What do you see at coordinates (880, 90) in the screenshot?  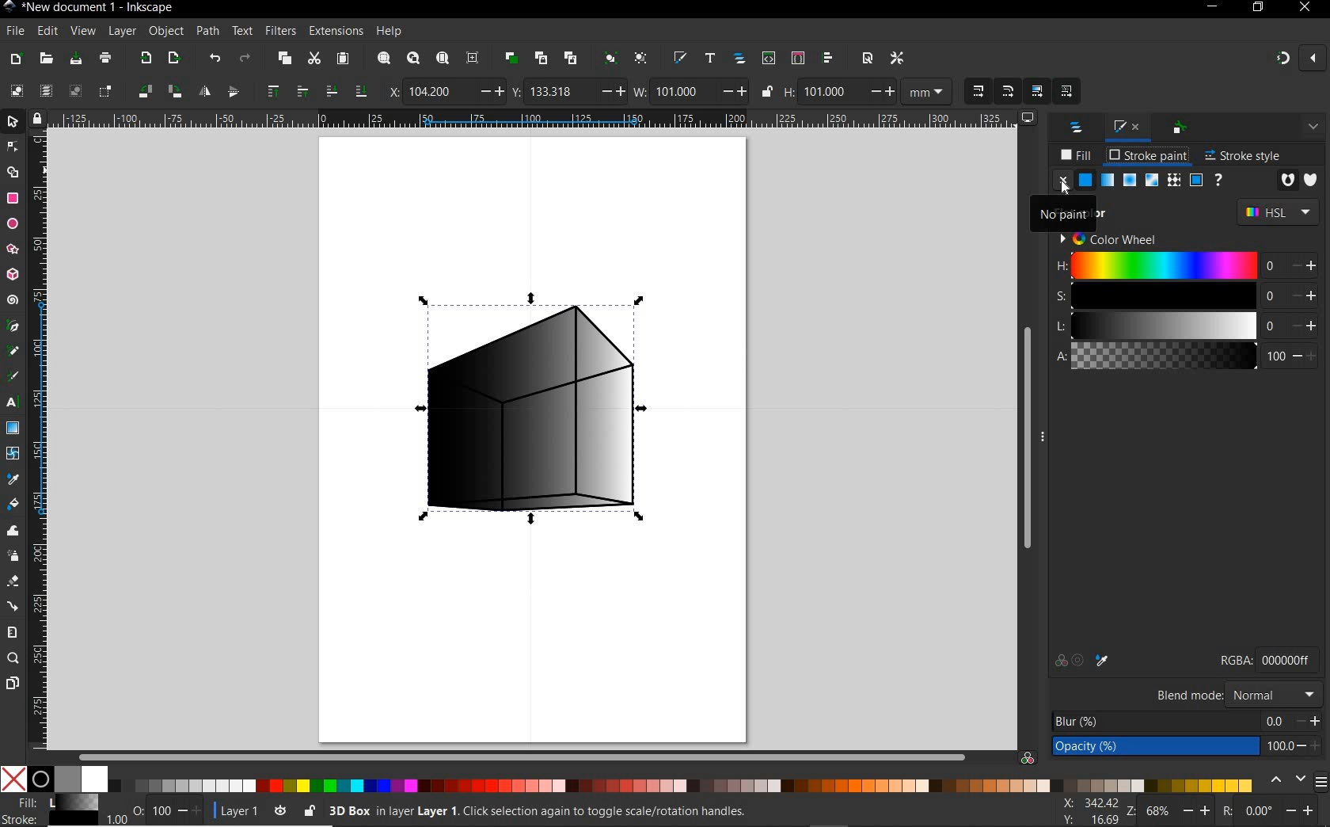 I see `increase/decrease` at bounding box center [880, 90].